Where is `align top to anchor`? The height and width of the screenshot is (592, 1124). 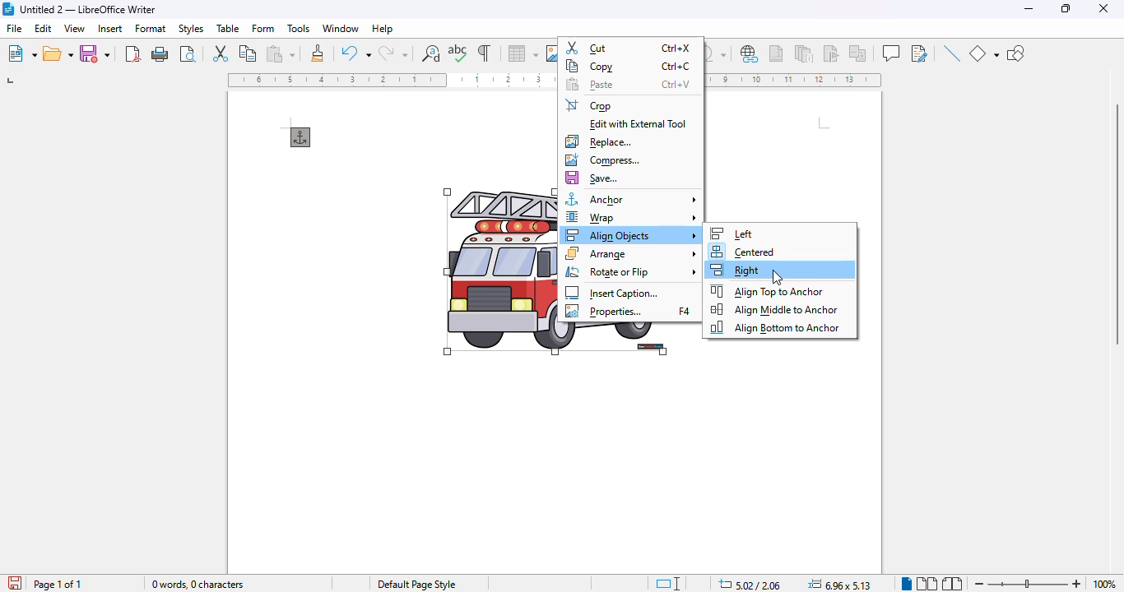 align top to anchor is located at coordinates (768, 290).